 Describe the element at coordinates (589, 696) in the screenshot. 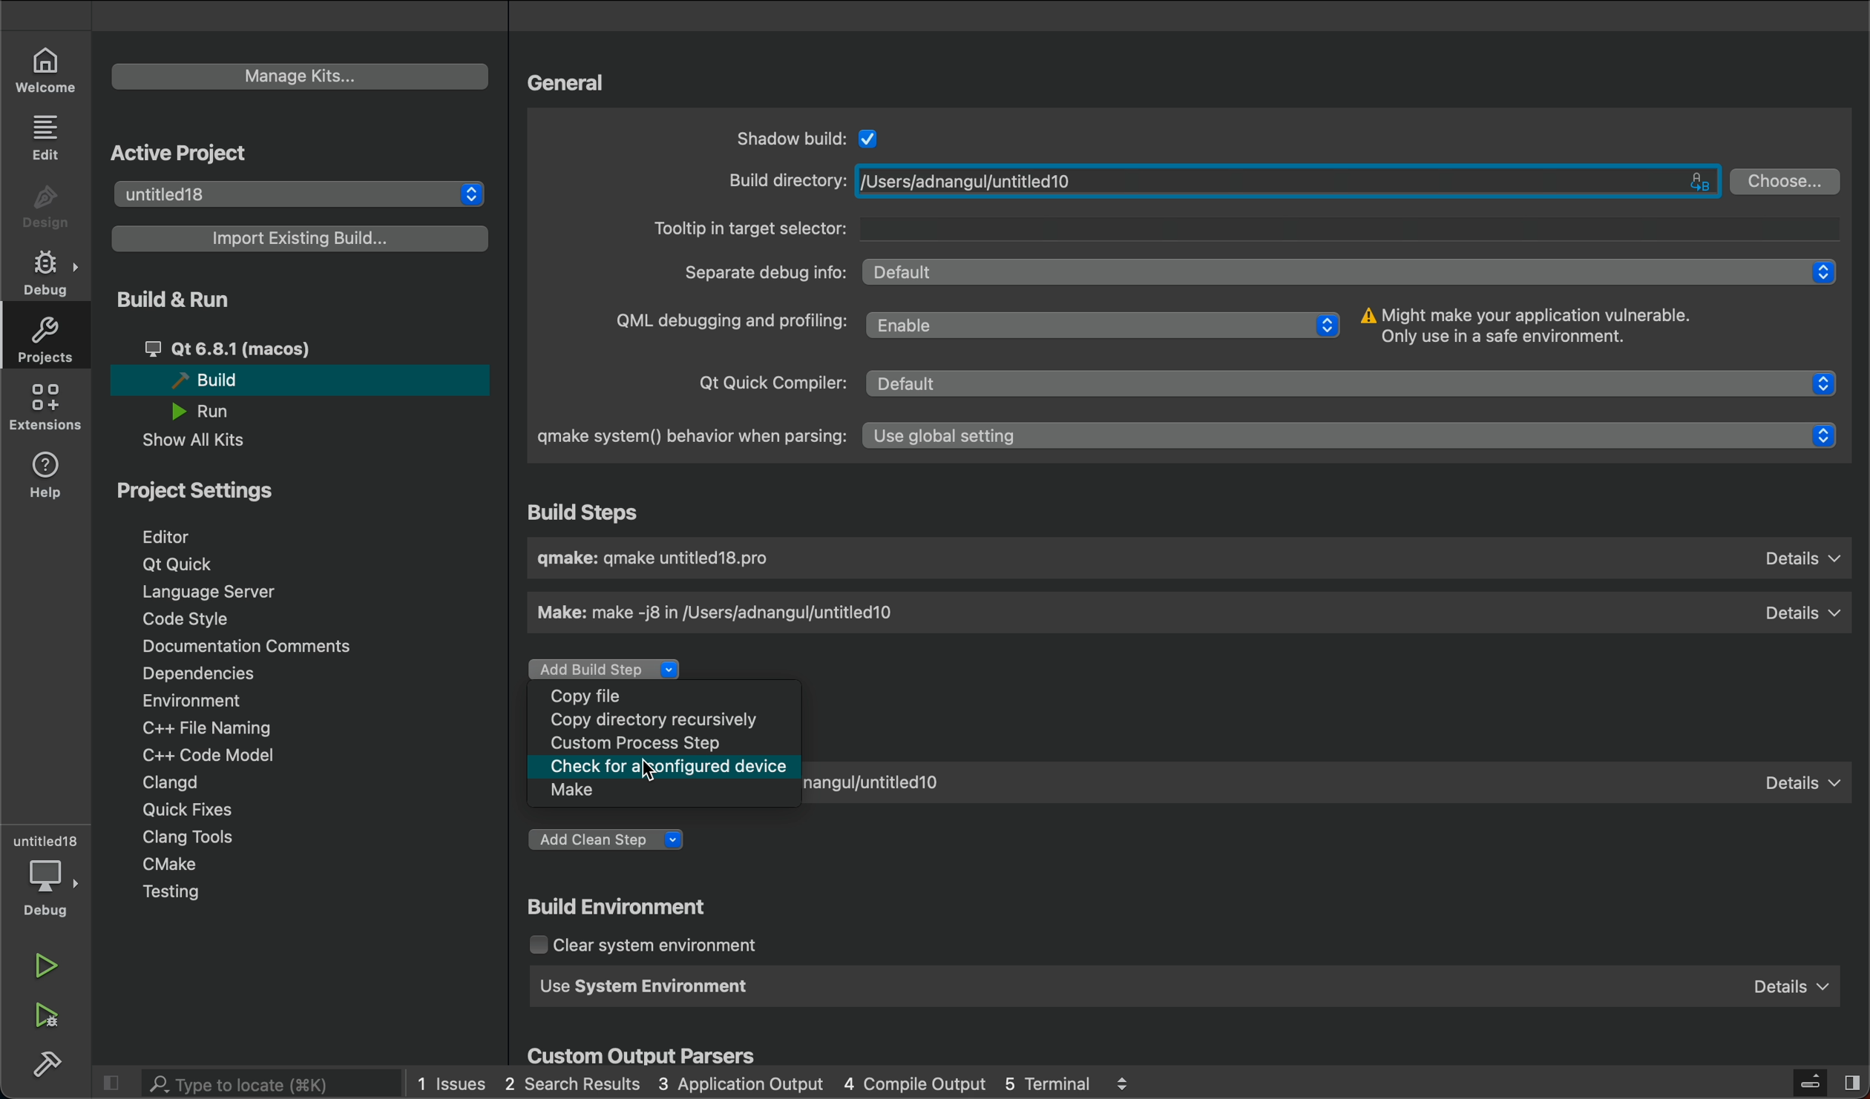

I see `Copy file` at that location.